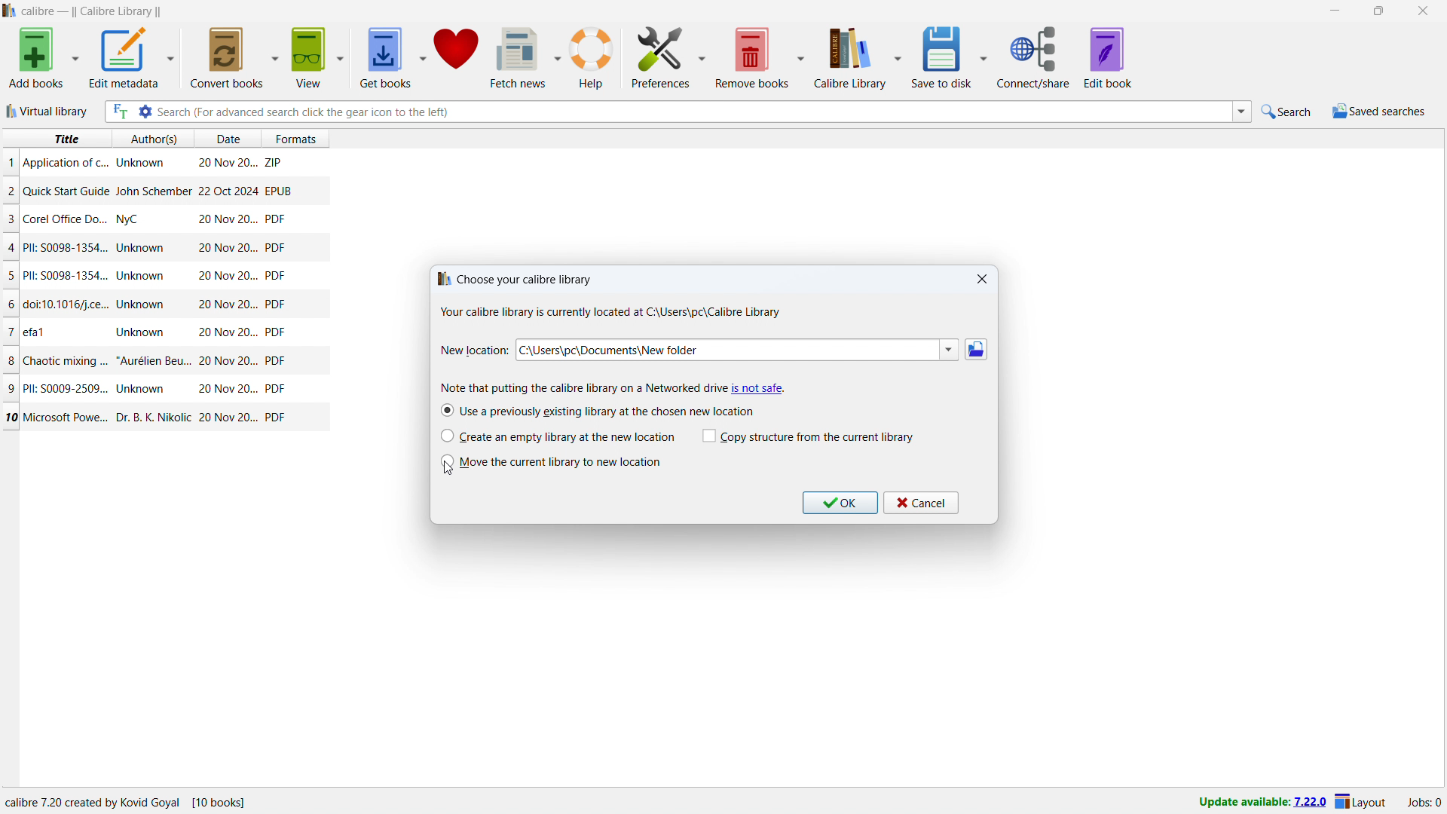 This screenshot has height=814, width=1447. I want to click on 2, so click(11, 193).